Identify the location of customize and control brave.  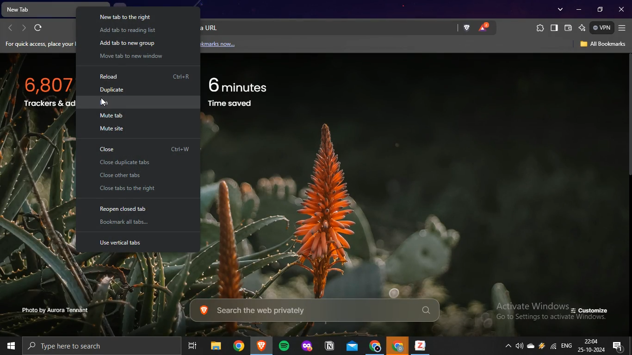
(623, 29).